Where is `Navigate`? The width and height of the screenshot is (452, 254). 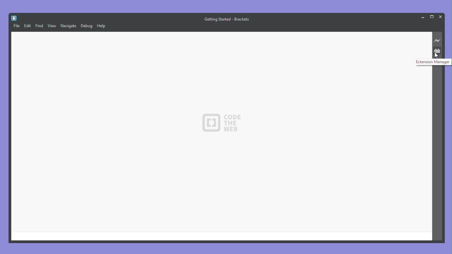
Navigate is located at coordinates (69, 26).